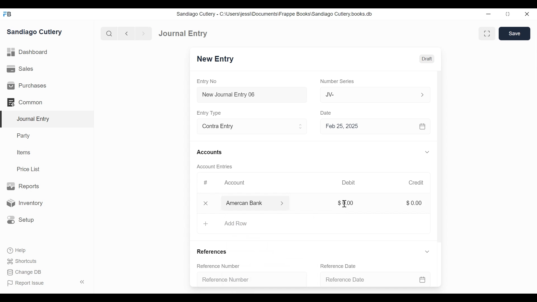  I want to click on Expand, so click(422, 95).